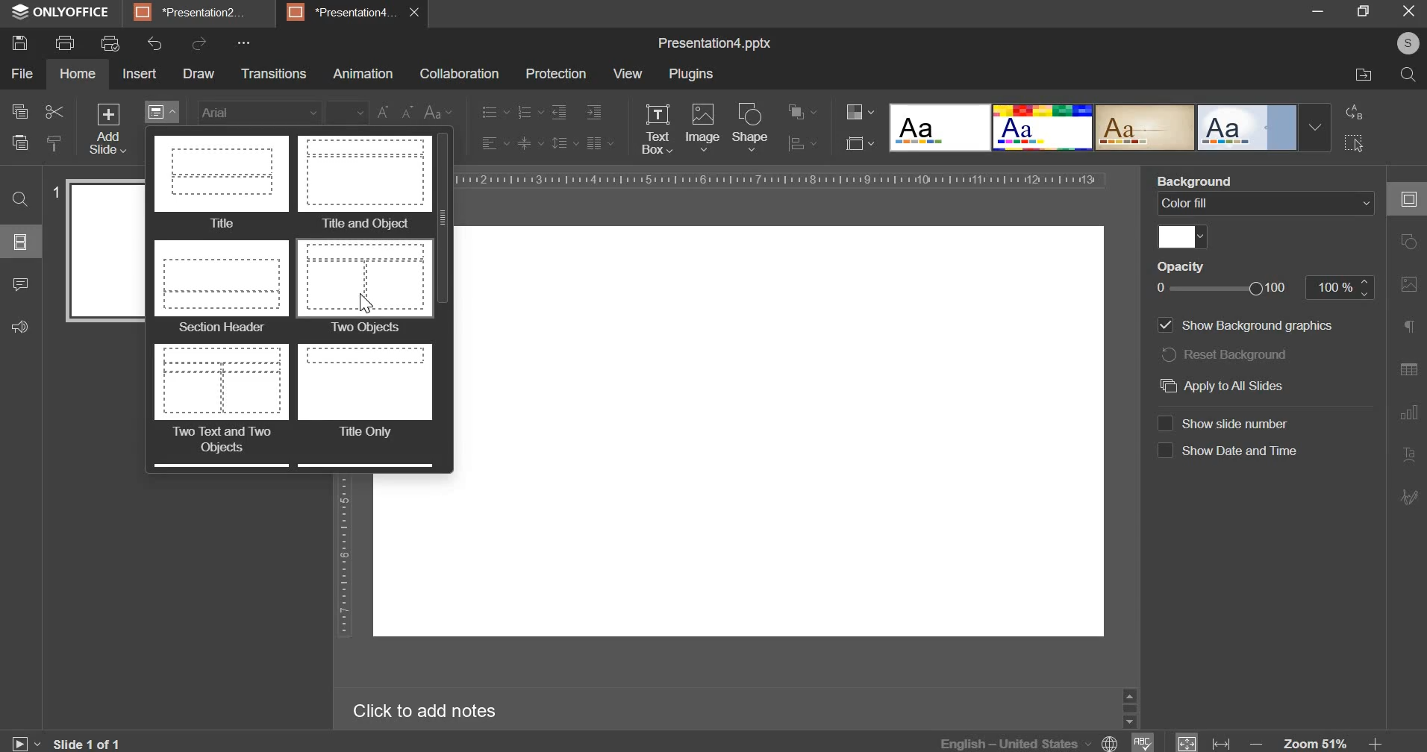 The height and width of the screenshot is (752, 1427). I want to click on insert, so click(140, 75).